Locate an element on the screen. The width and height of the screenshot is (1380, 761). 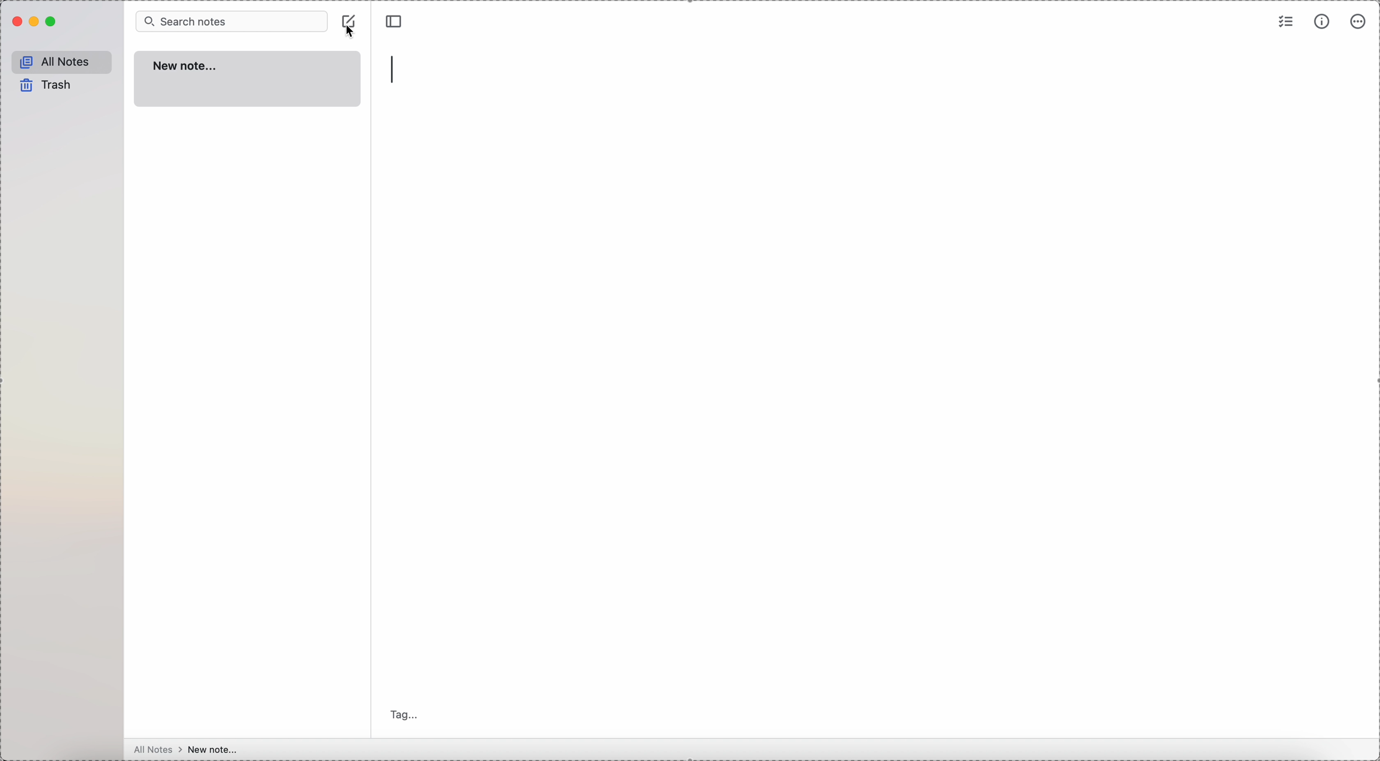
search bar is located at coordinates (230, 22).